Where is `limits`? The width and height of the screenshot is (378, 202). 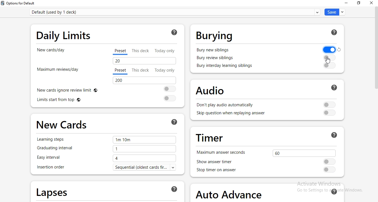
limits is located at coordinates (73, 100).